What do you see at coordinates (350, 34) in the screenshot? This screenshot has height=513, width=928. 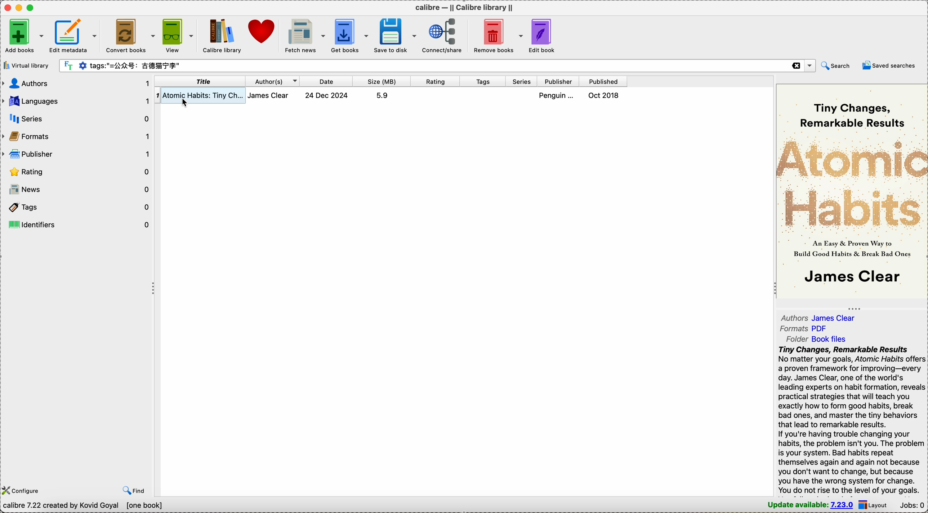 I see `get books` at bounding box center [350, 34].